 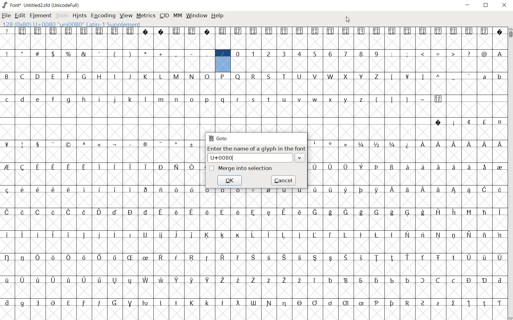 I want to click on glyph, so click(x=407, y=77).